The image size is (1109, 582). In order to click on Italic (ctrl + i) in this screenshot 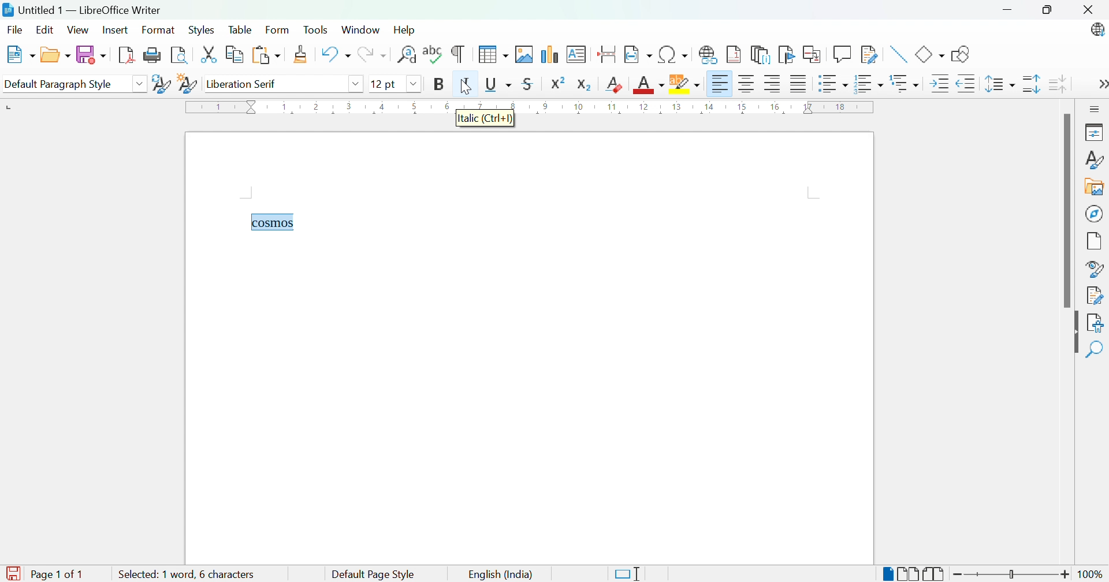, I will do `click(490, 128)`.